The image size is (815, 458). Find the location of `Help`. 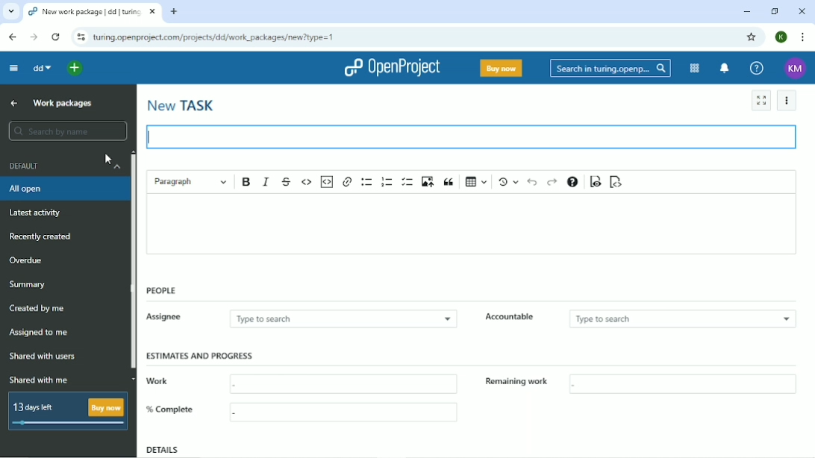

Help is located at coordinates (757, 68).